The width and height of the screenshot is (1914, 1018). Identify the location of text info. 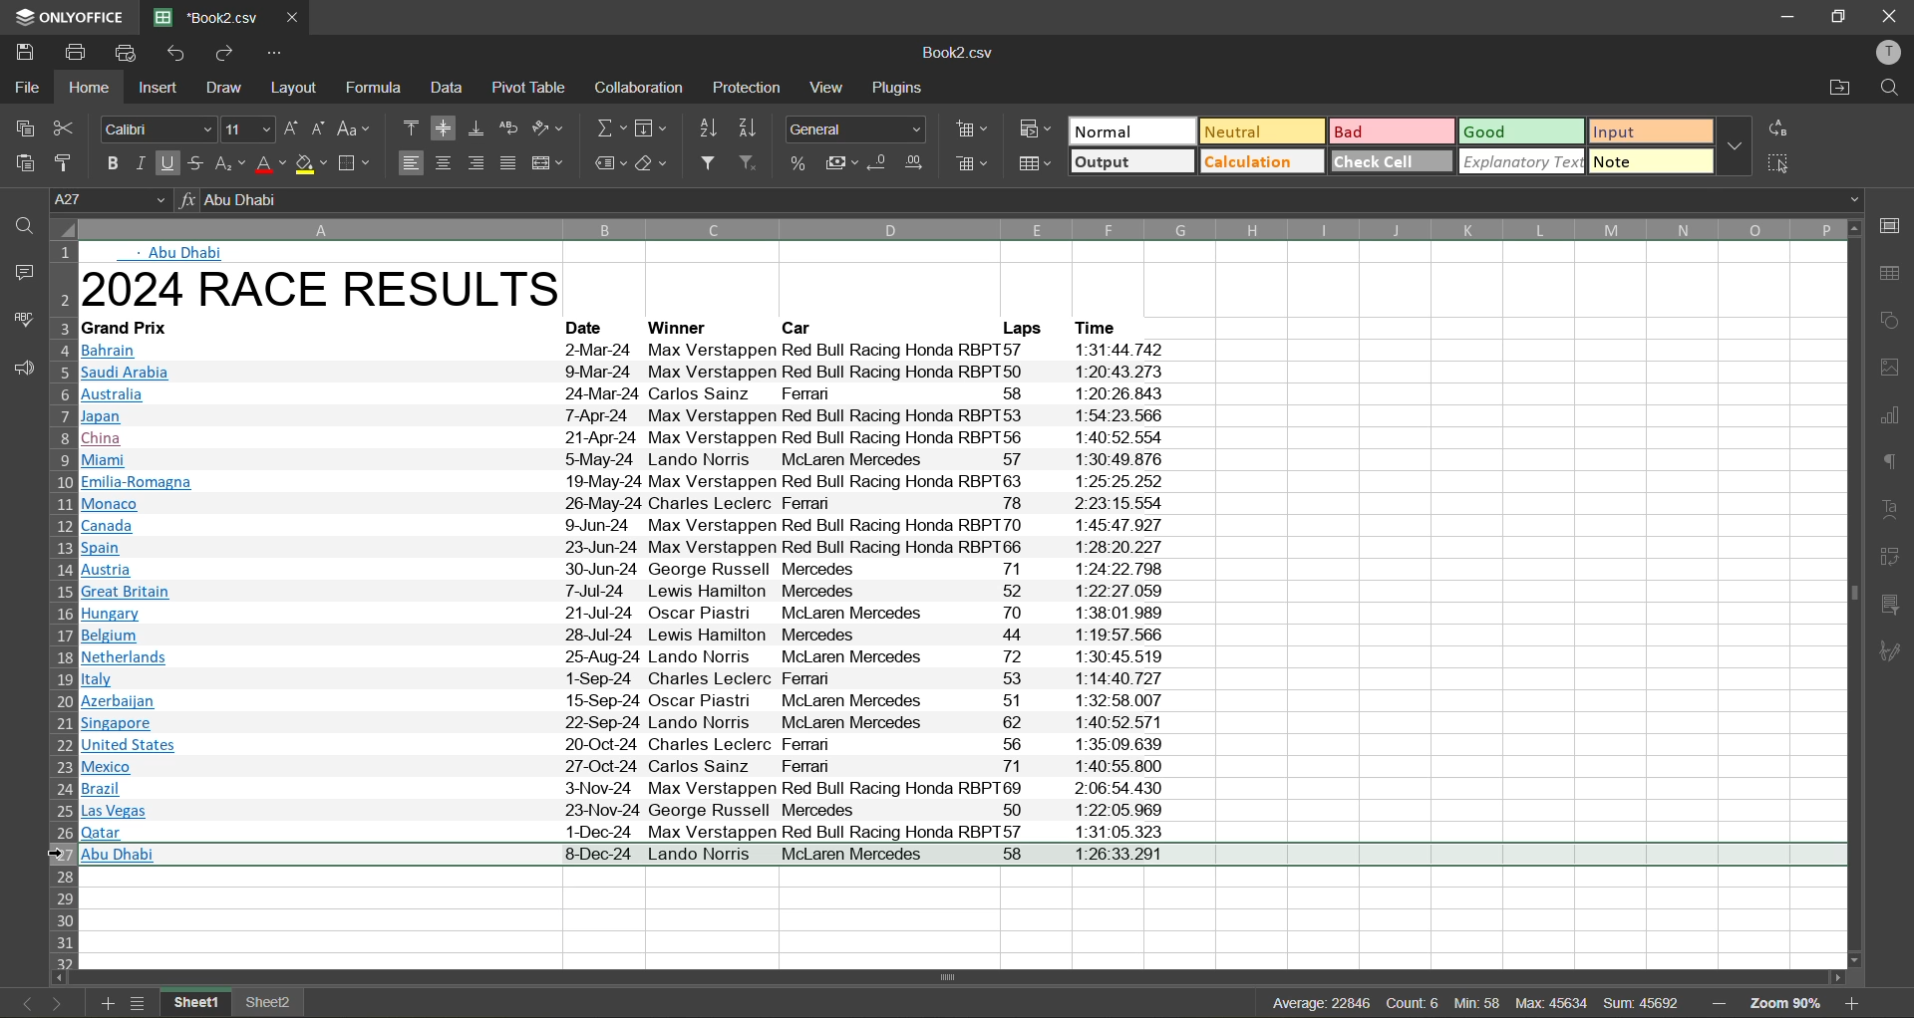
(1107, 327).